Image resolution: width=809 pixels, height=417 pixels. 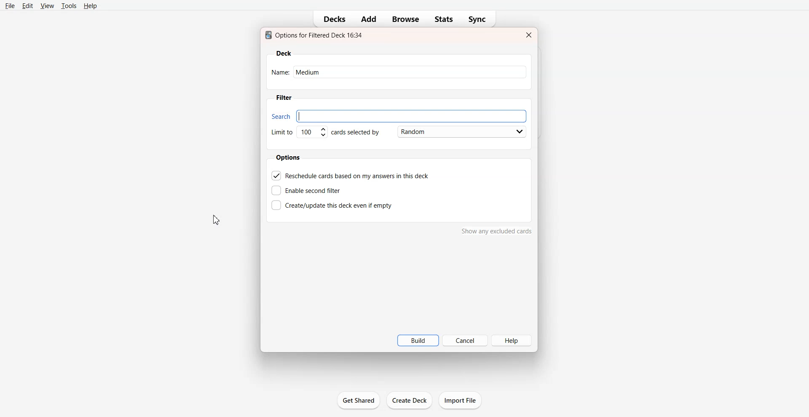 I want to click on Deck, so click(x=284, y=53).